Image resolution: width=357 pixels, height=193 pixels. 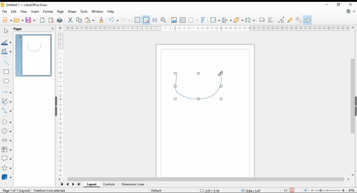 What do you see at coordinates (137, 20) in the screenshot?
I see `show grids` at bounding box center [137, 20].